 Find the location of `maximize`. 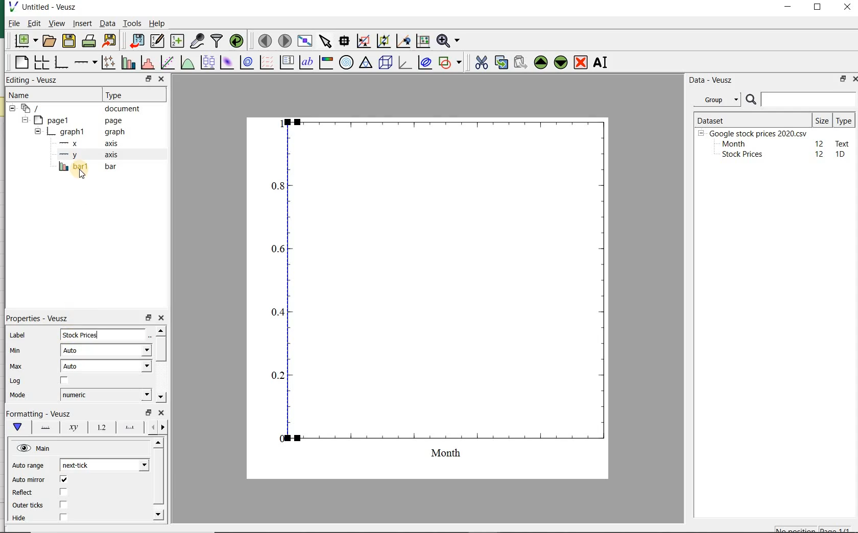

maximize is located at coordinates (819, 8).